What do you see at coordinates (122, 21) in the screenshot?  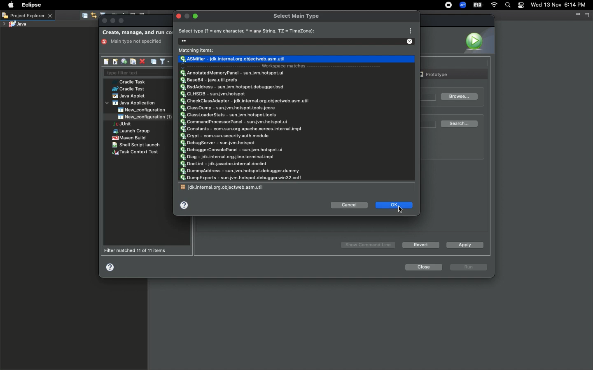 I see `Maximize` at bounding box center [122, 21].